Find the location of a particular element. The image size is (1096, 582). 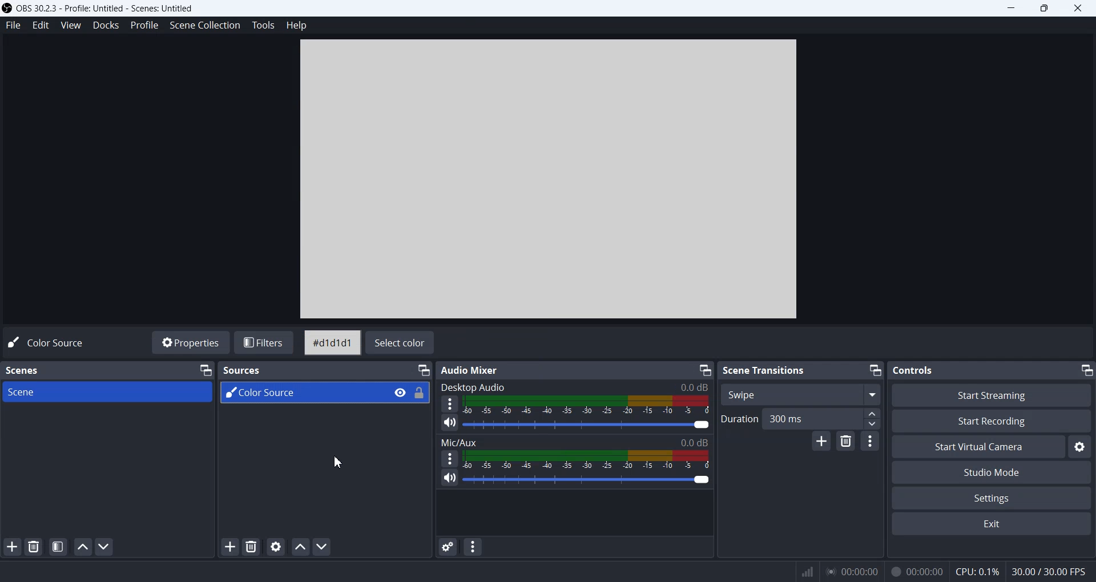

Minimize is located at coordinates (1086, 371).